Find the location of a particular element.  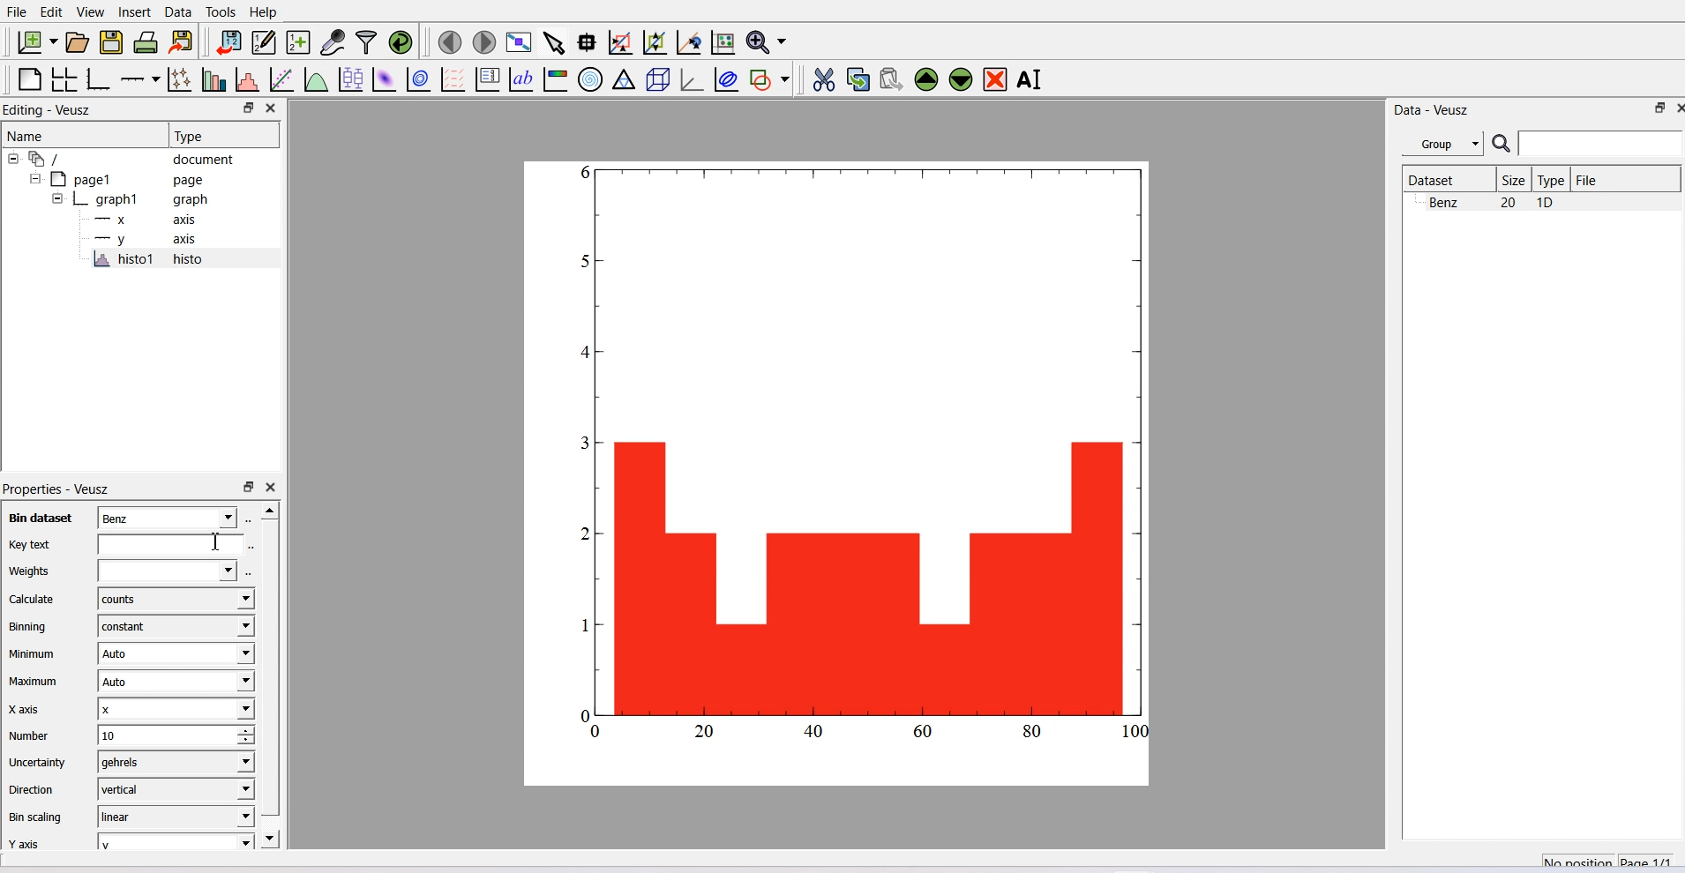

Ternary Graph is located at coordinates (624, 80).